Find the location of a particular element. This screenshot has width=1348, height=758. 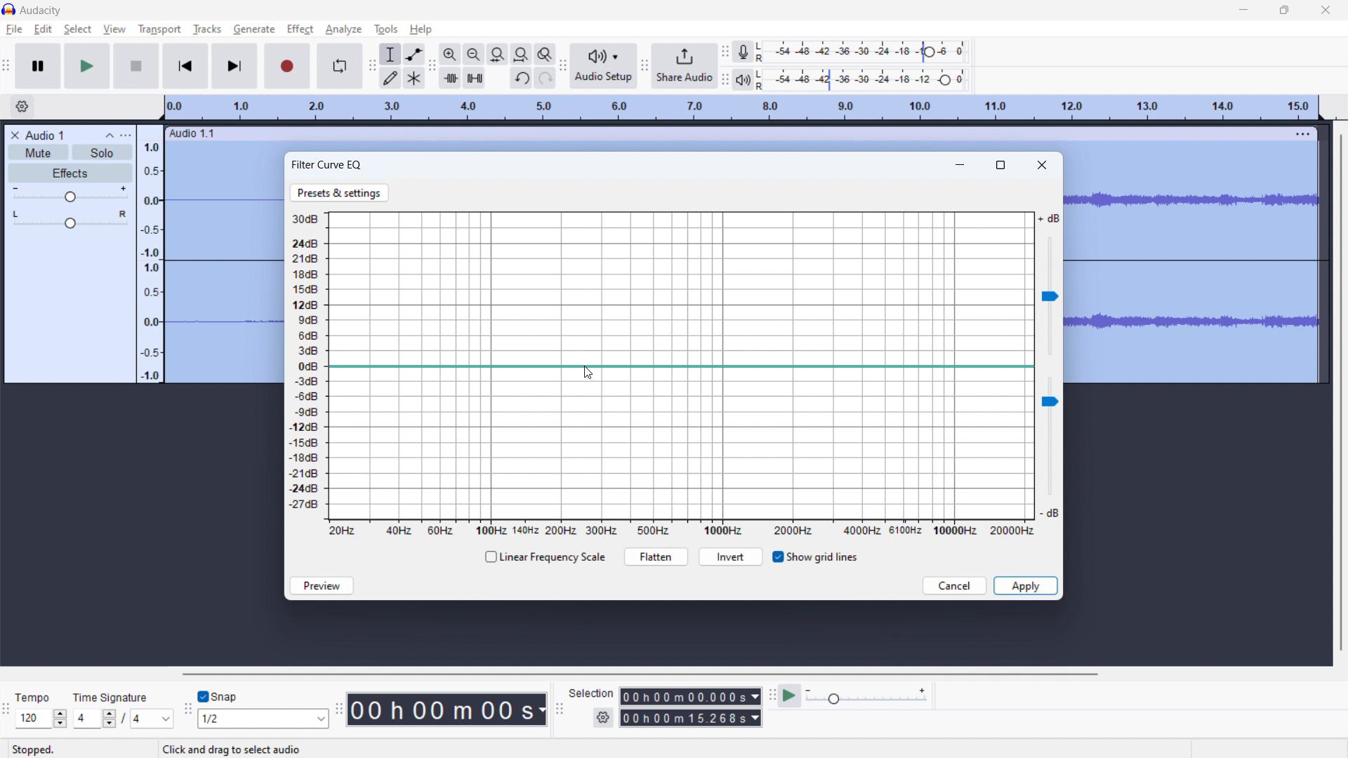

solo is located at coordinates (102, 152).